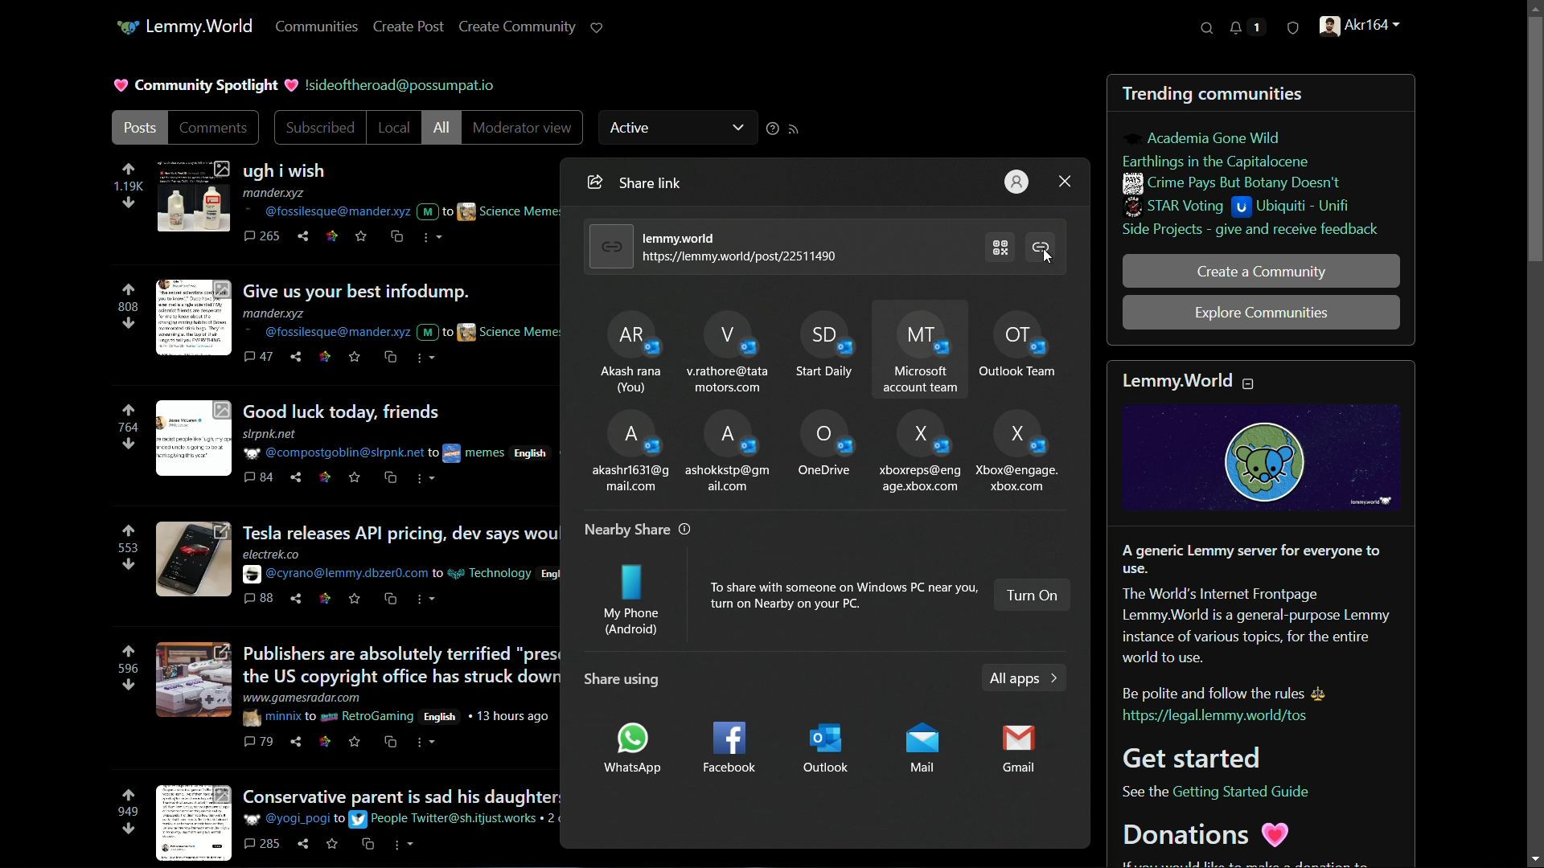  I want to click on 265 comments, so click(263, 237).